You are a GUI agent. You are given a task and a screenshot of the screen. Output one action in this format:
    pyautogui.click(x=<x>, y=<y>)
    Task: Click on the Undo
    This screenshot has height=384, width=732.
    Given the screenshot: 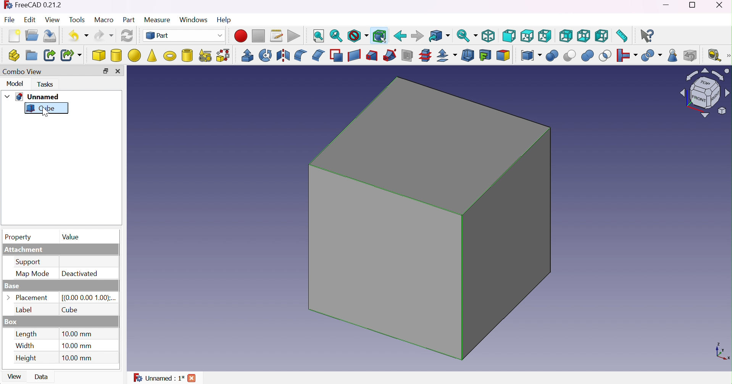 What is the action you would take?
    pyautogui.click(x=77, y=35)
    